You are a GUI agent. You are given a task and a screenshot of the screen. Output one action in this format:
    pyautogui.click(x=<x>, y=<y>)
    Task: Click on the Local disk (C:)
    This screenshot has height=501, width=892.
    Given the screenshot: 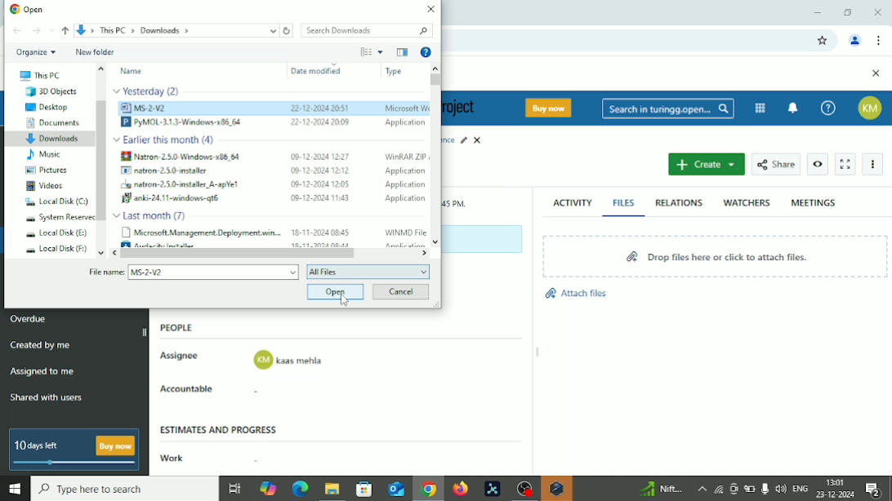 What is the action you would take?
    pyautogui.click(x=56, y=202)
    